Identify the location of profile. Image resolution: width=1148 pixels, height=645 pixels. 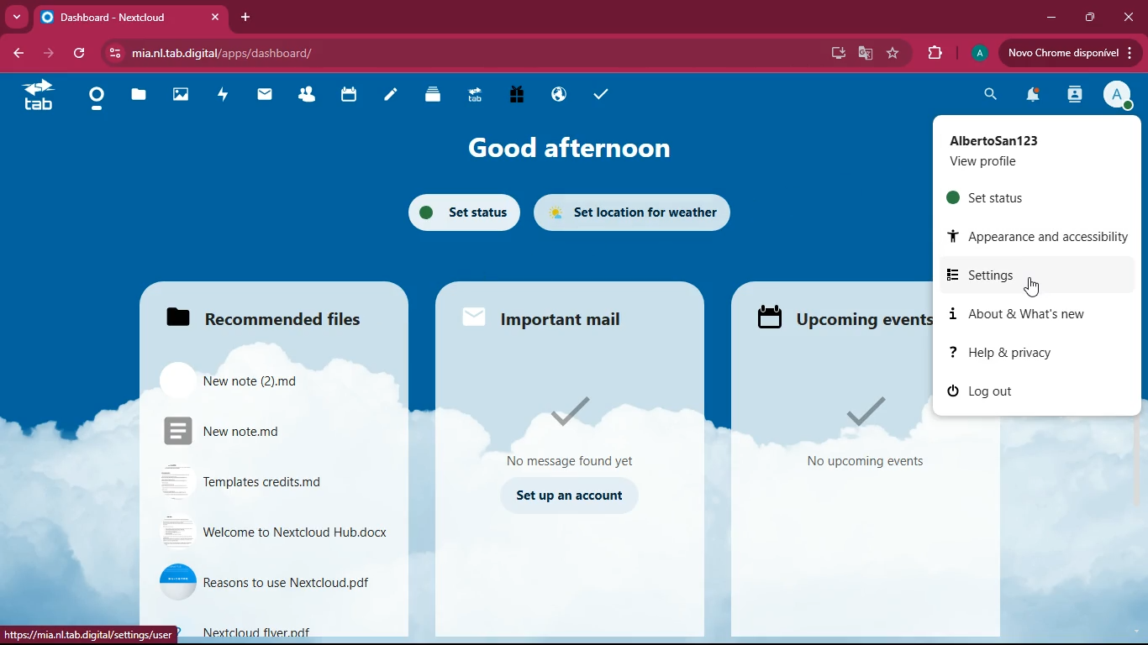
(1119, 95).